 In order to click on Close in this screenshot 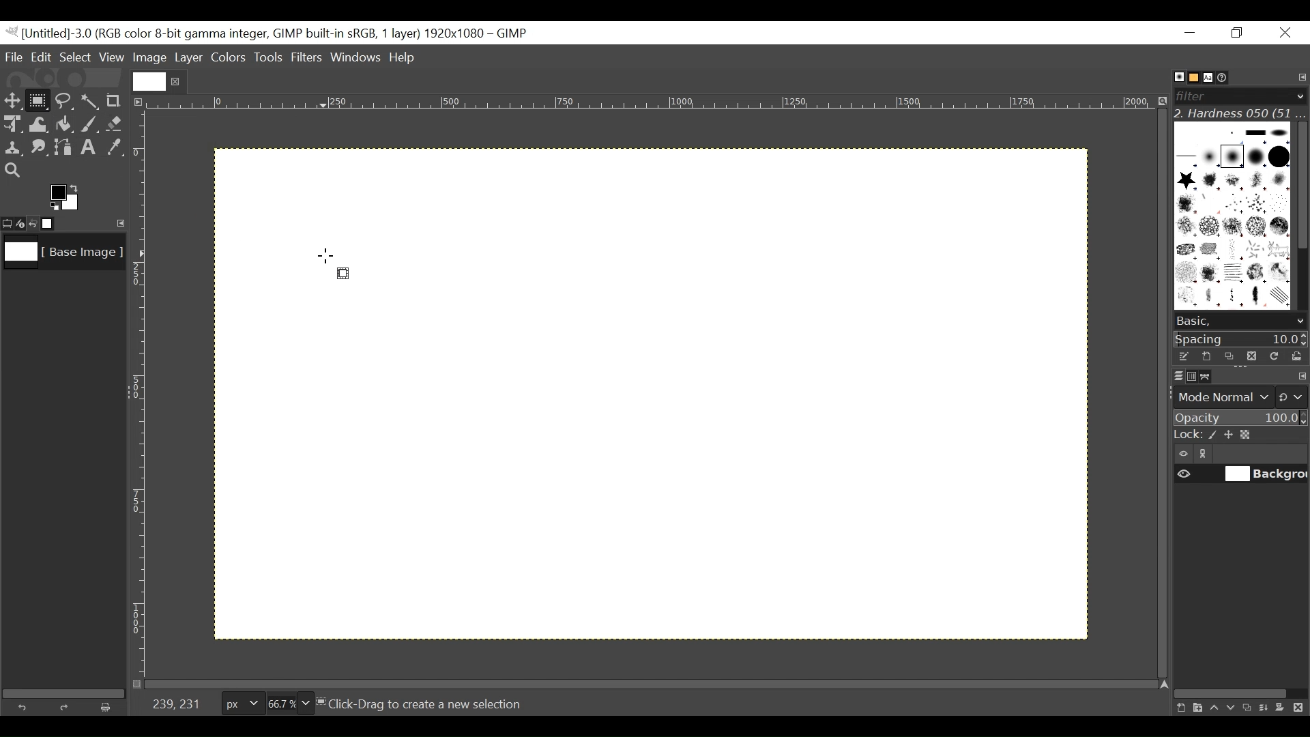, I will do `click(1284, 33)`.